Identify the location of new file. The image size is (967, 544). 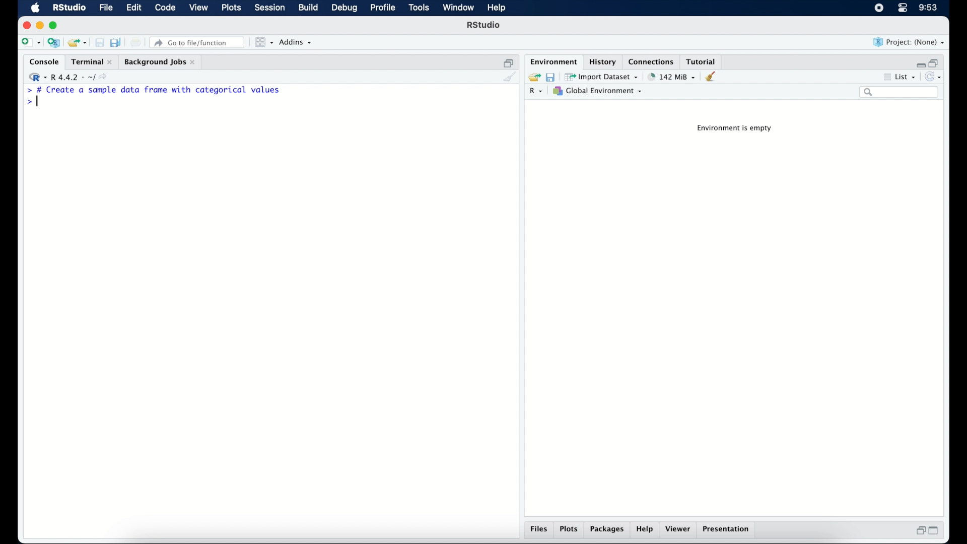
(30, 42).